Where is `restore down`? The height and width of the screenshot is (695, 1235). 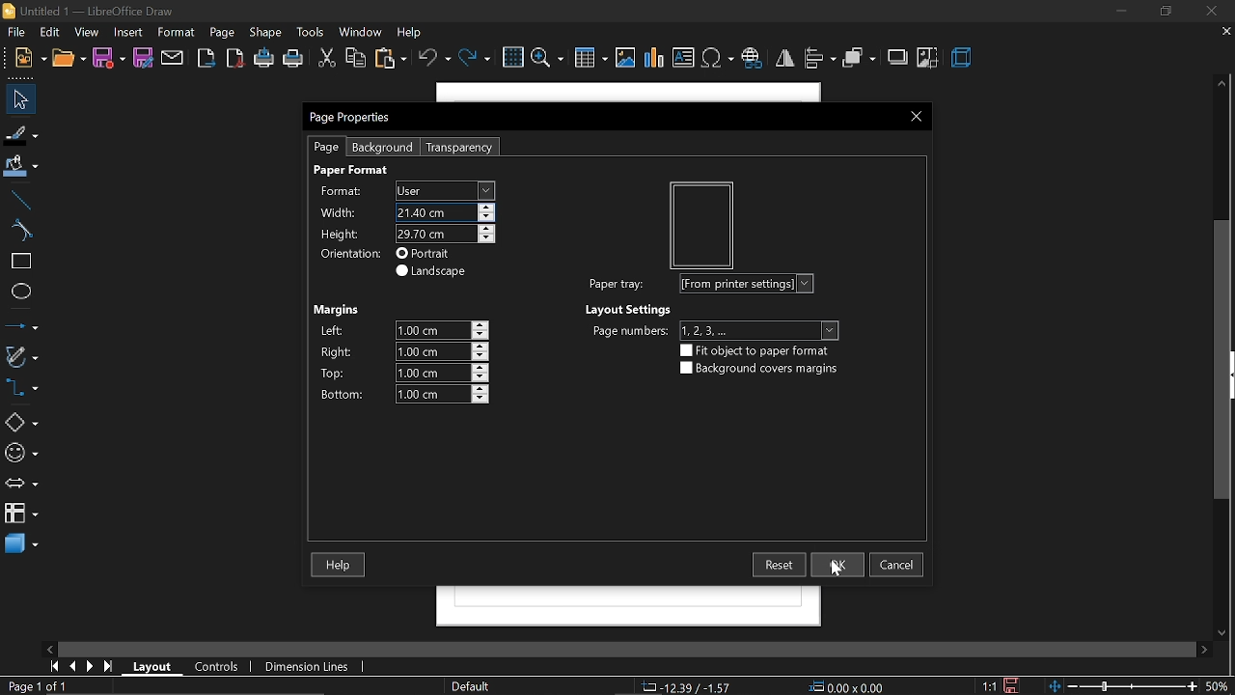 restore down is located at coordinates (1162, 12).